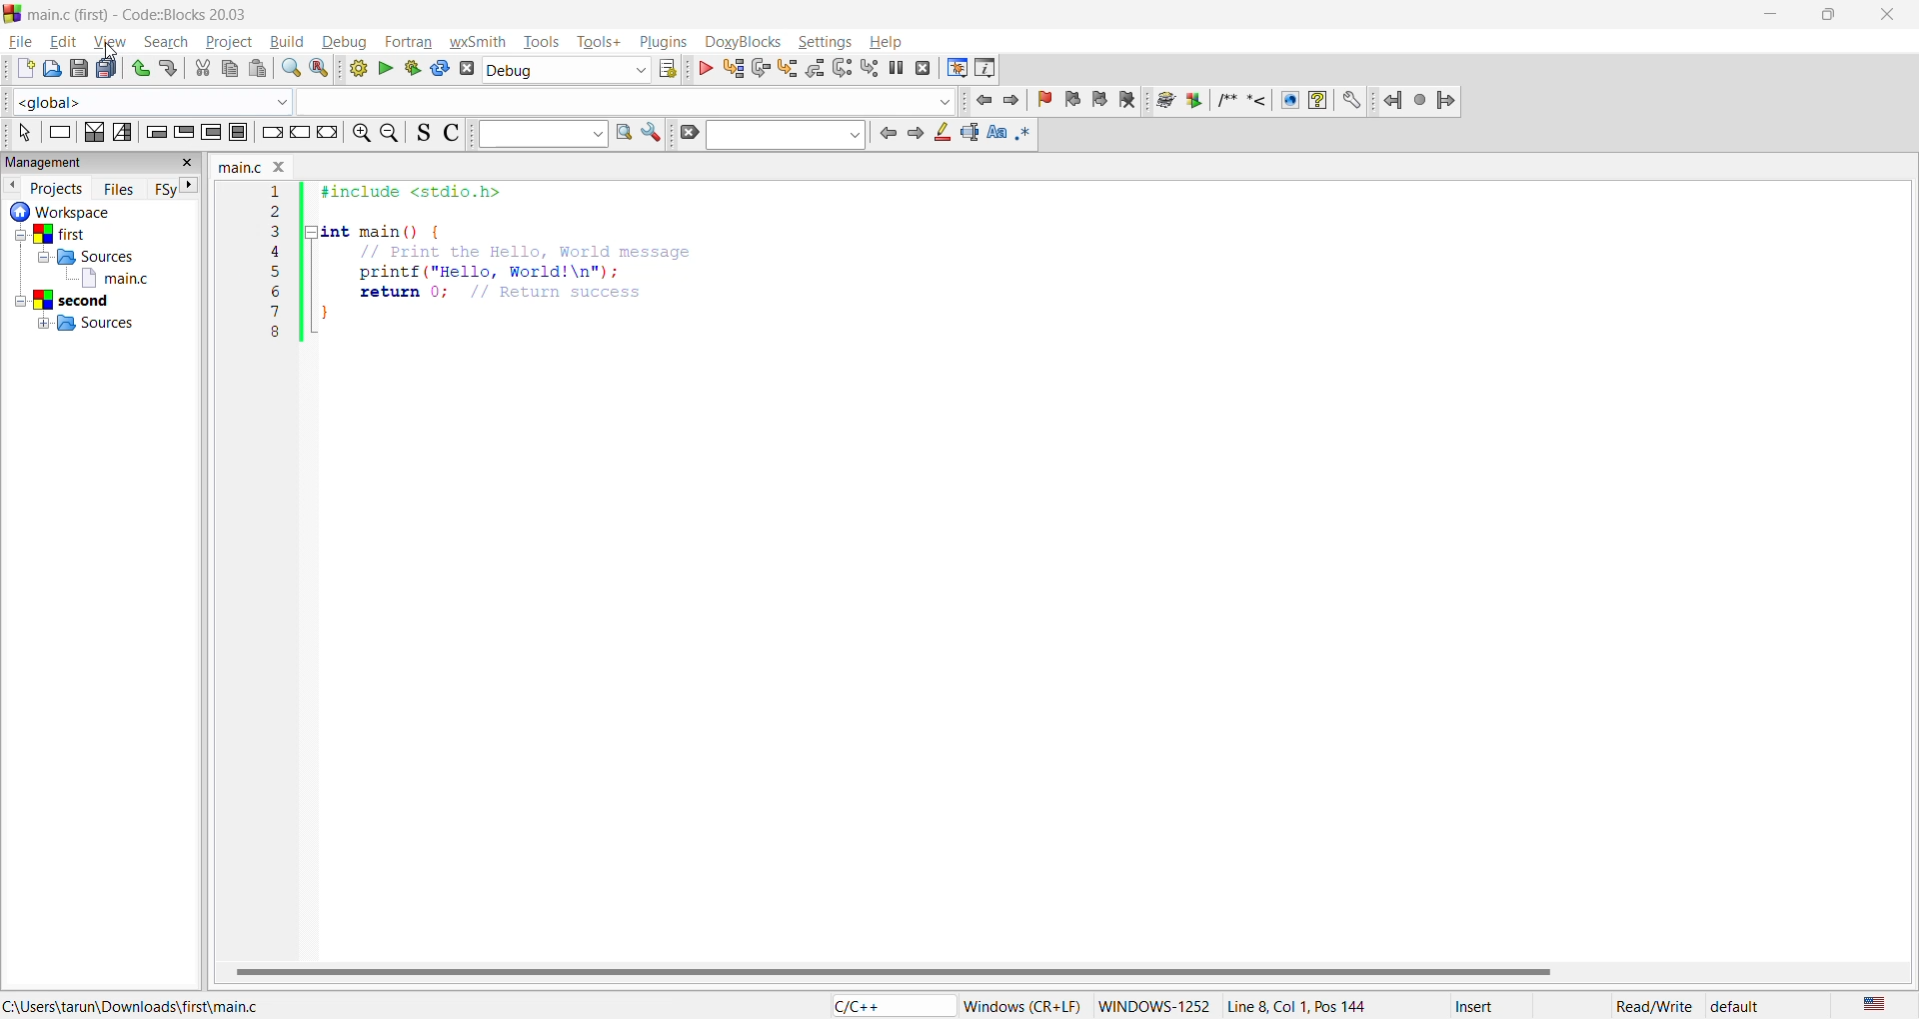  What do you see at coordinates (1099, 100) in the screenshot?
I see `next bookmark` at bounding box center [1099, 100].